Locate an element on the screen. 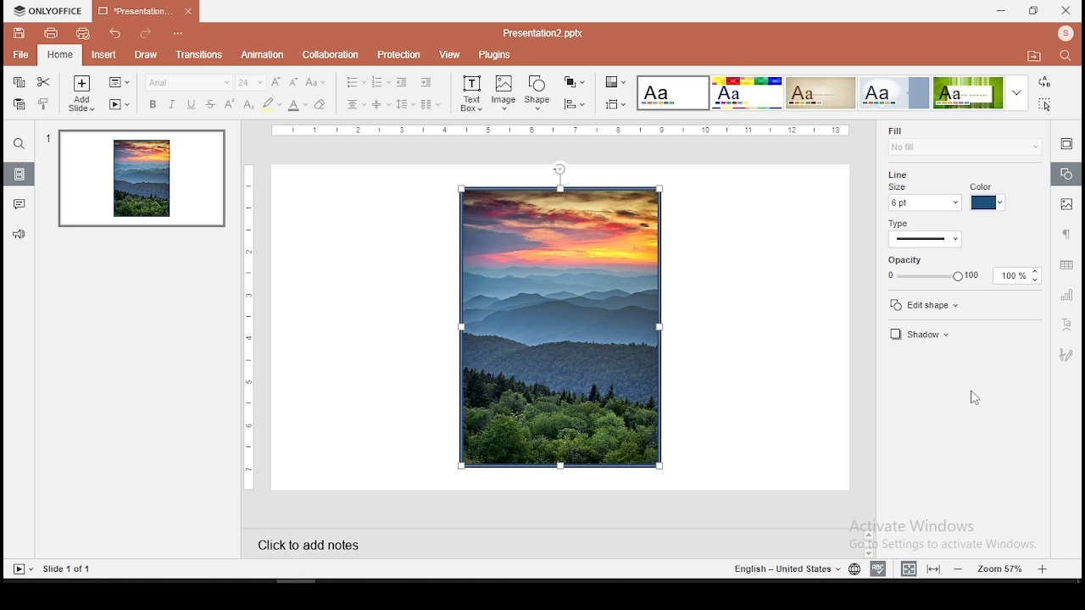 The width and height of the screenshot is (1085, 610). collaboration is located at coordinates (333, 55).